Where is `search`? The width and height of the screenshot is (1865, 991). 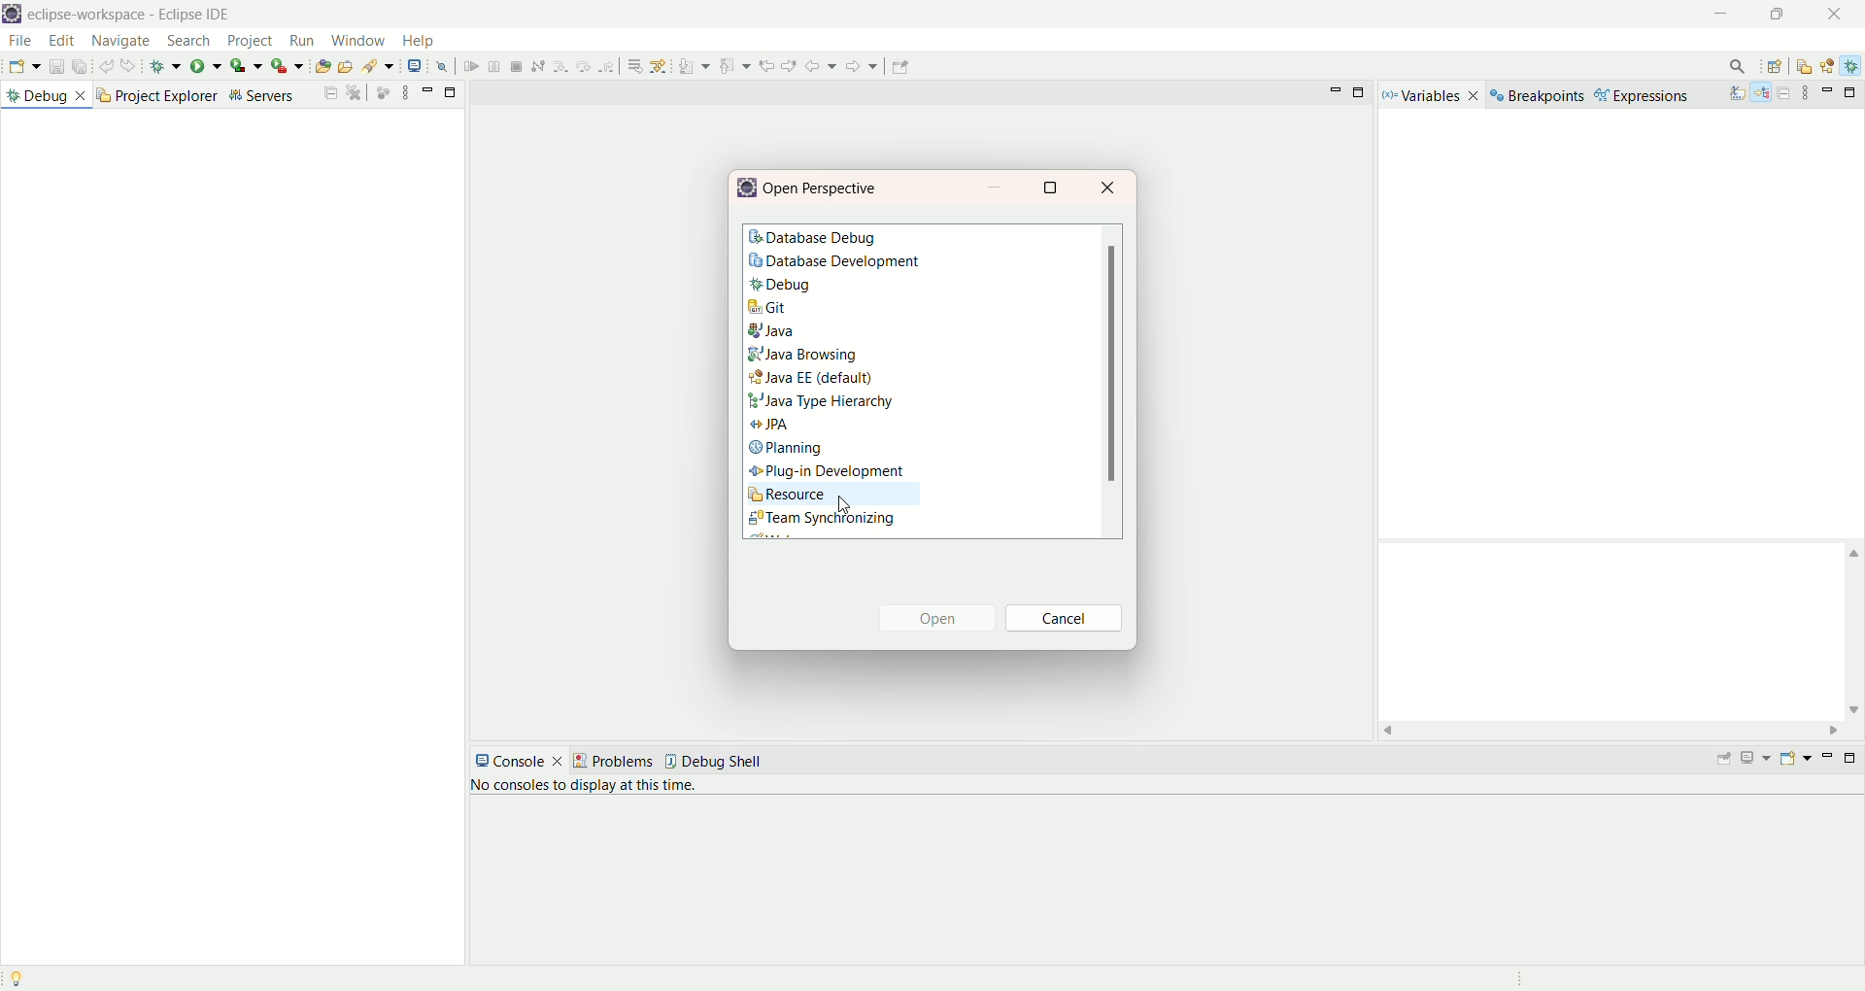 search is located at coordinates (1734, 65).